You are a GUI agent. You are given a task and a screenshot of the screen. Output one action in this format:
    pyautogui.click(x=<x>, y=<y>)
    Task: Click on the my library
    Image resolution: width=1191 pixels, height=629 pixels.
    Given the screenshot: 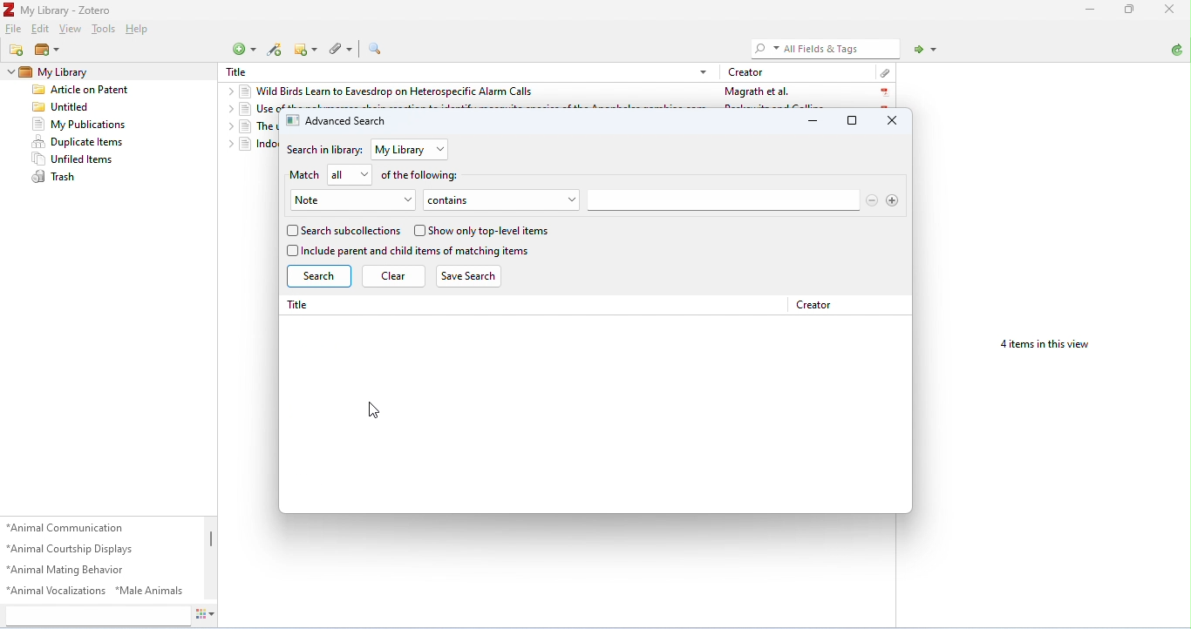 What is the action you would take?
    pyautogui.click(x=401, y=150)
    